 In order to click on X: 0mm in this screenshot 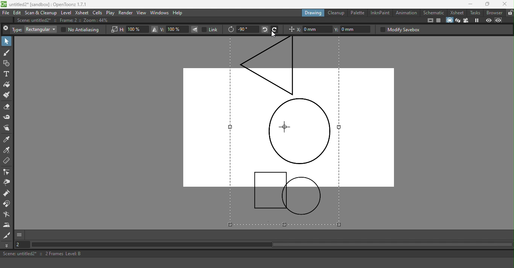, I will do `click(314, 29)`.